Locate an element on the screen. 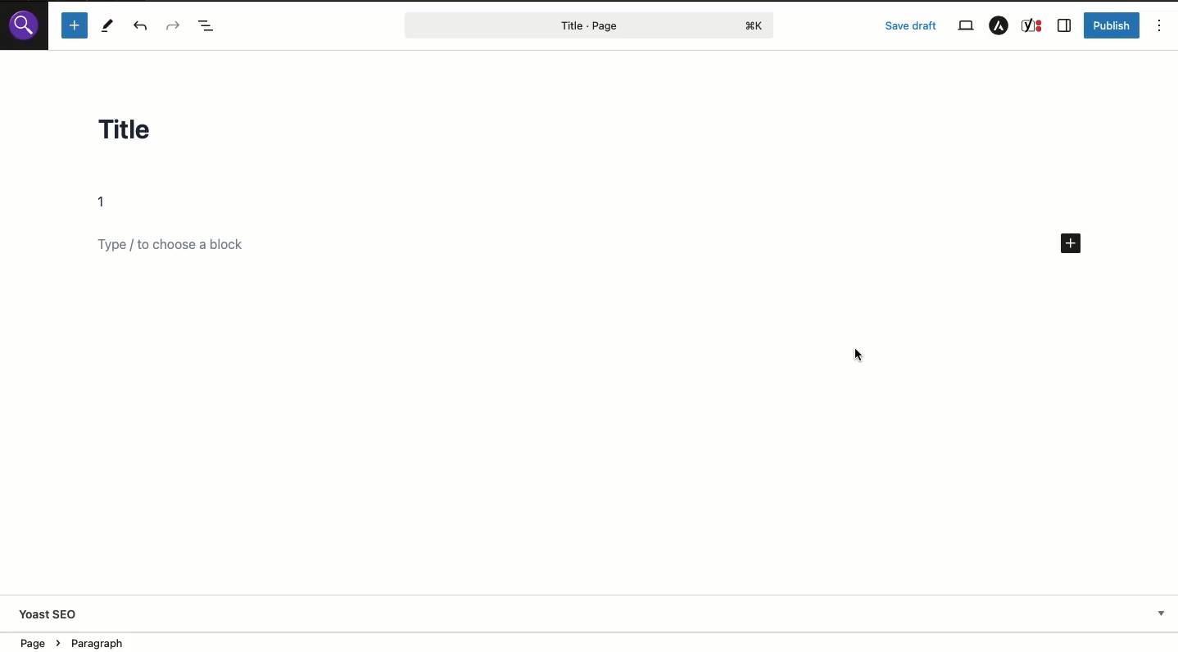  Save draft is located at coordinates (911, 25).